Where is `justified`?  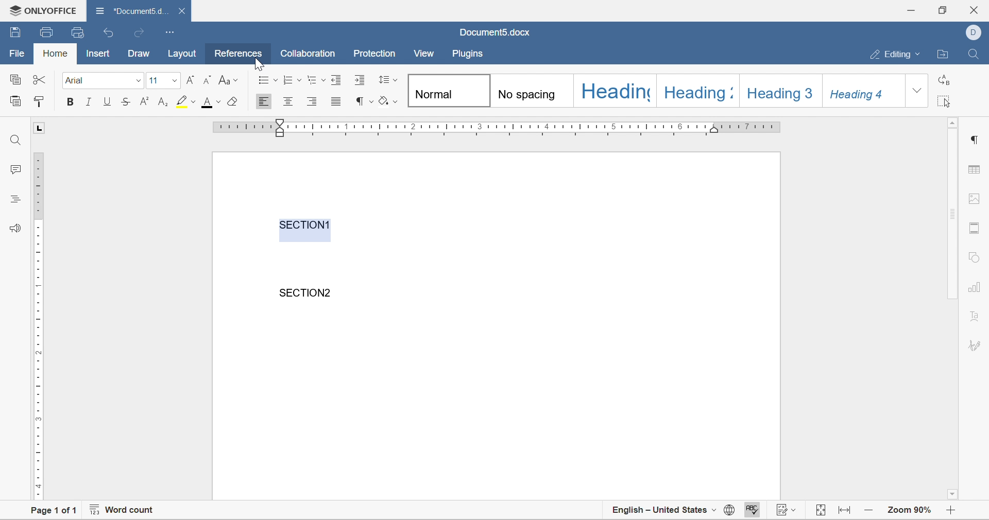 justified is located at coordinates (336, 101).